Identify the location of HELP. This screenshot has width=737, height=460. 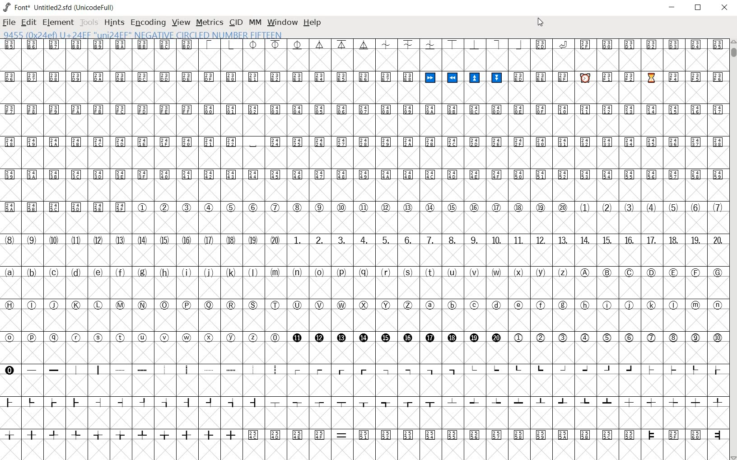
(313, 23).